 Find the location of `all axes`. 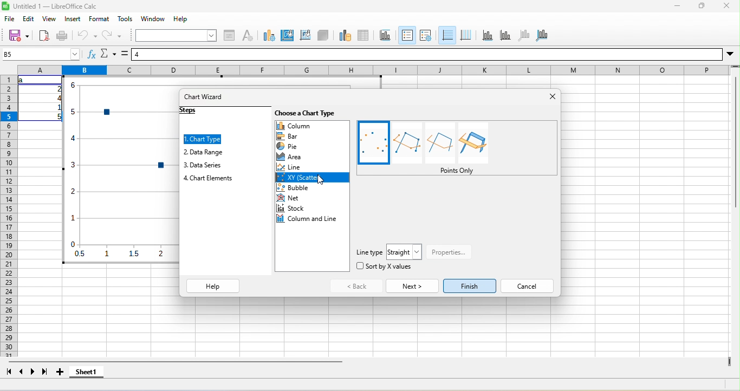

all axes is located at coordinates (542, 36).